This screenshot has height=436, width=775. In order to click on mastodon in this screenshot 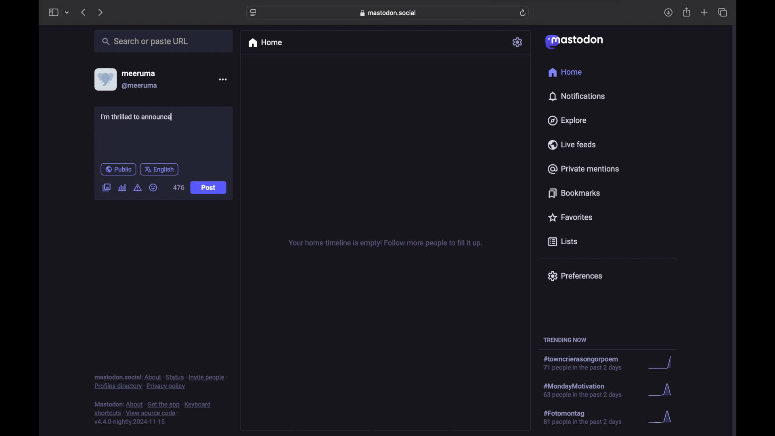, I will do `click(574, 42)`.